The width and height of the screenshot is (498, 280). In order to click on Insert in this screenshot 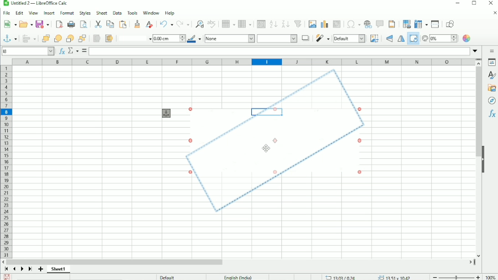, I will do `click(48, 13)`.